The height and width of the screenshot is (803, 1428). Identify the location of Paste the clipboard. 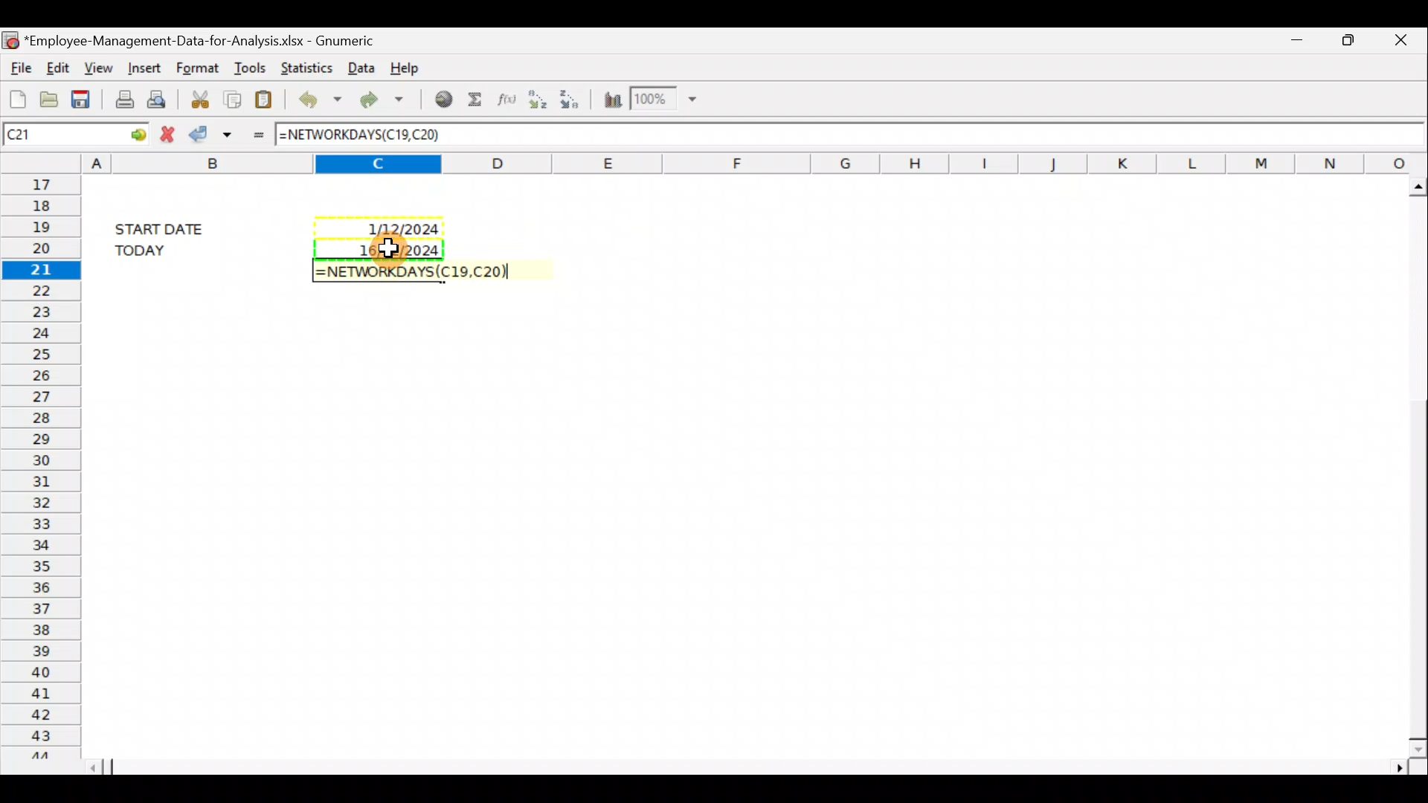
(267, 97).